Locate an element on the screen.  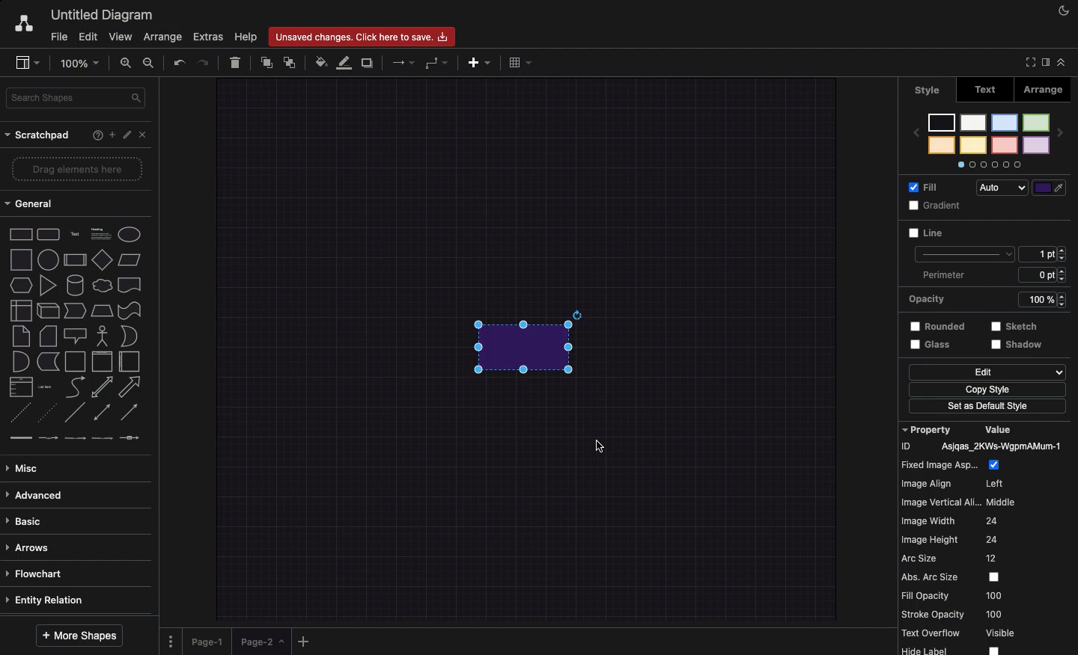
Zoom in is located at coordinates (128, 66).